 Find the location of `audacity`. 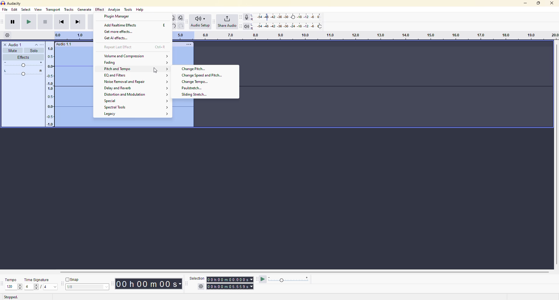

audacity is located at coordinates (11, 3).